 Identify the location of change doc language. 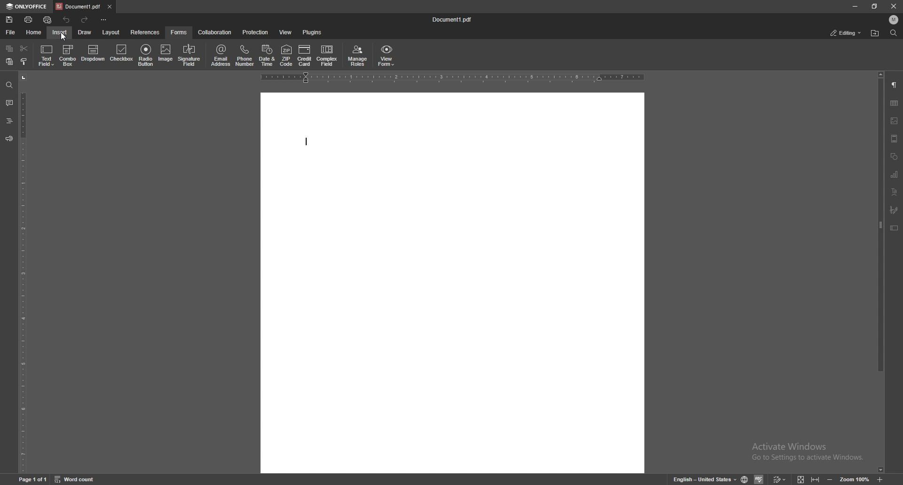
(745, 479).